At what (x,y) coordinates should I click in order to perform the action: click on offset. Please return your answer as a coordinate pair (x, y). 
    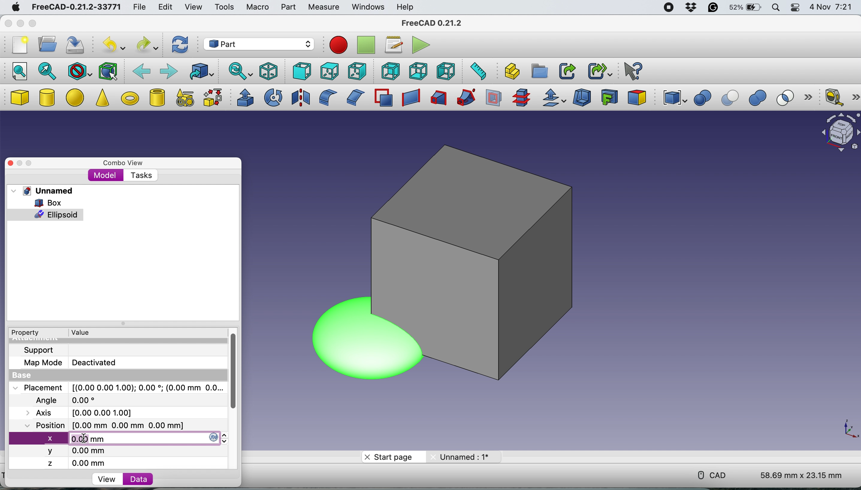
    Looking at the image, I should click on (554, 99).